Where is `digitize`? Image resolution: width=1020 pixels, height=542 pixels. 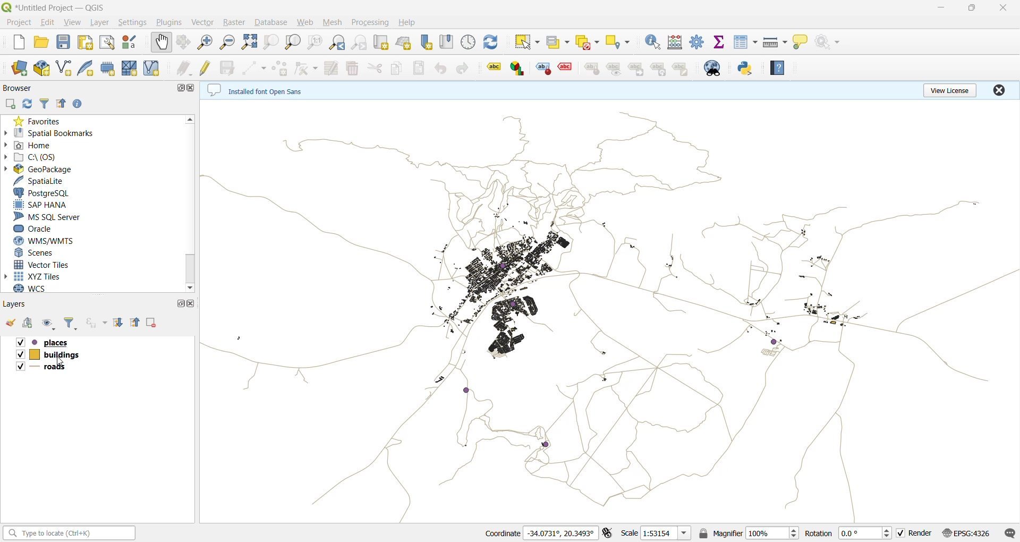 digitize is located at coordinates (258, 67).